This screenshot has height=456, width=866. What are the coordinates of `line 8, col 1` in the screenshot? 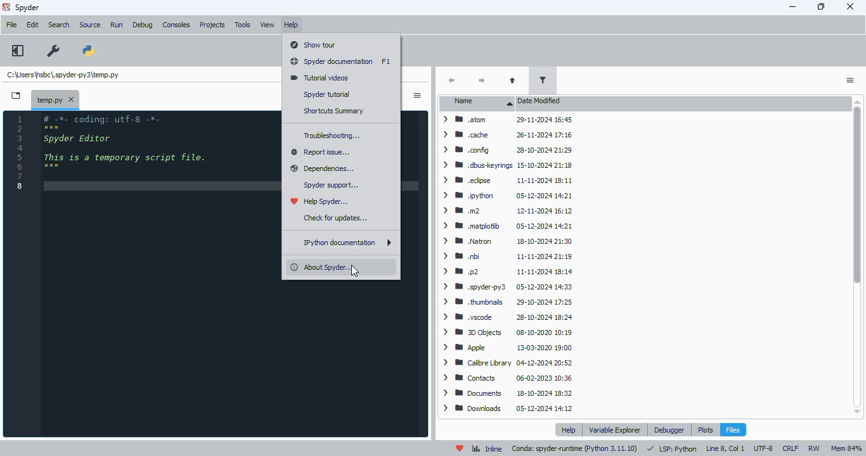 It's located at (725, 448).